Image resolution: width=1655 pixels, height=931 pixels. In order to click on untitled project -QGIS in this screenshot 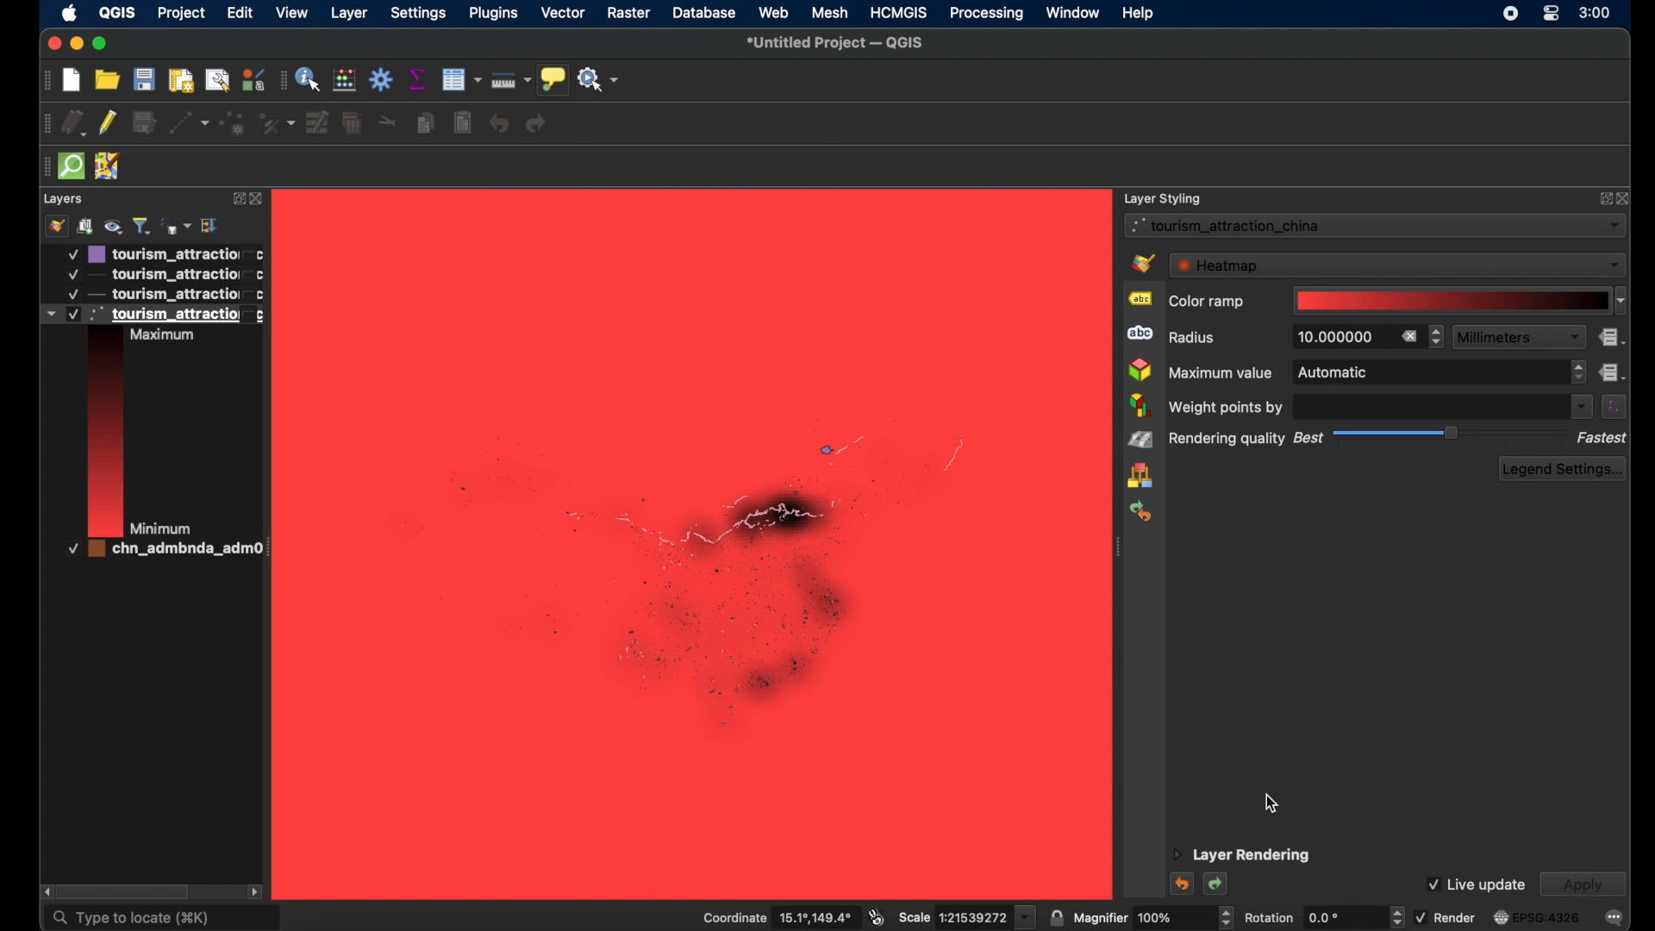, I will do `click(840, 45)`.